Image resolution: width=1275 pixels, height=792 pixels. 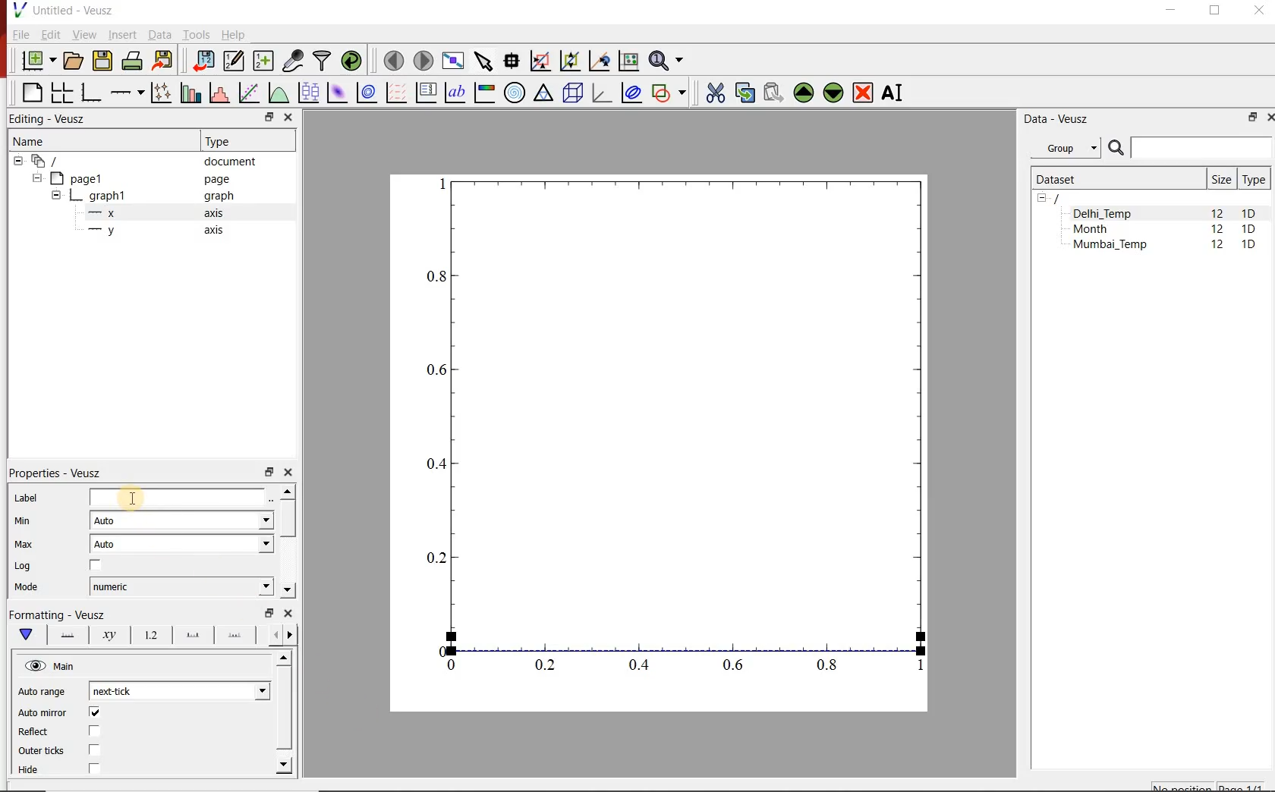 What do you see at coordinates (268, 471) in the screenshot?
I see `restore` at bounding box center [268, 471].